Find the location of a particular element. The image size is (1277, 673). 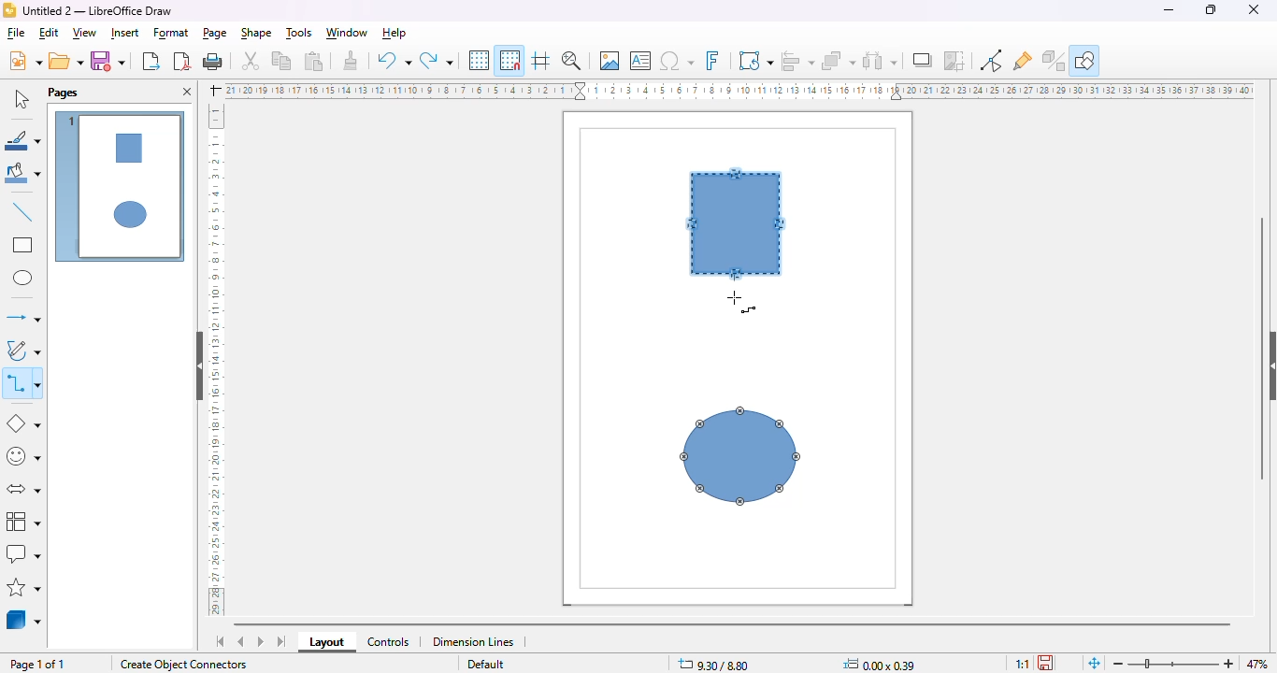

zoom & pan is located at coordinates (571, 60).